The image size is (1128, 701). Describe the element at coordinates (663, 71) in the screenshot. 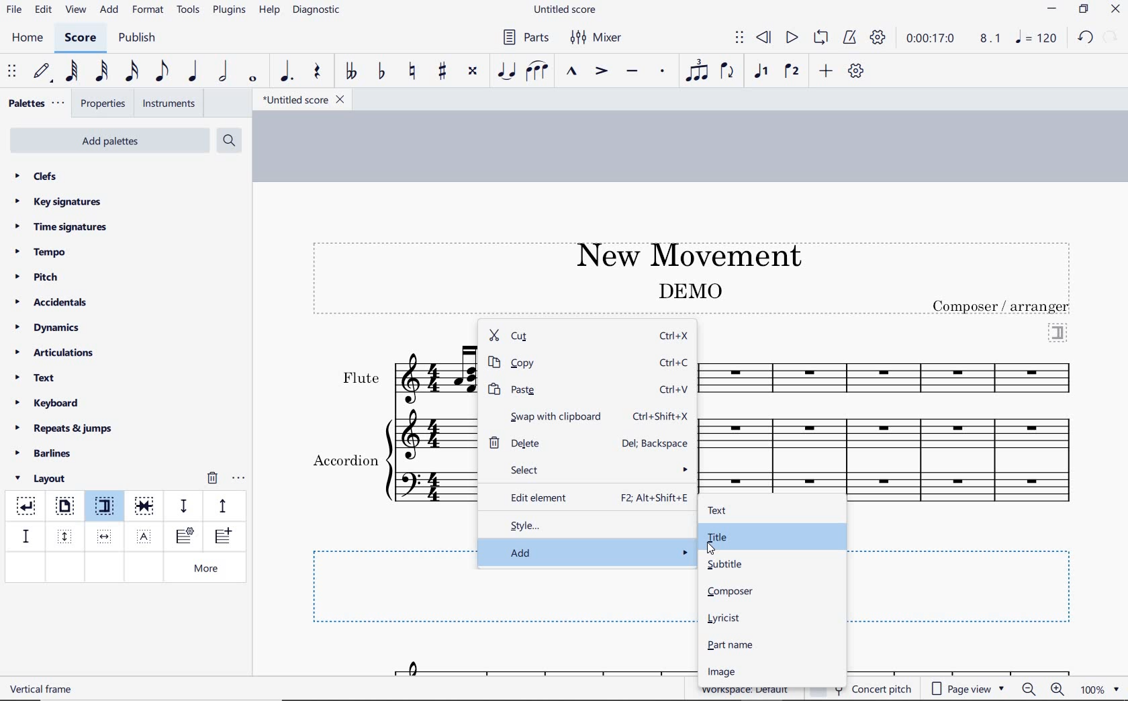

I see `staccato` at that location.